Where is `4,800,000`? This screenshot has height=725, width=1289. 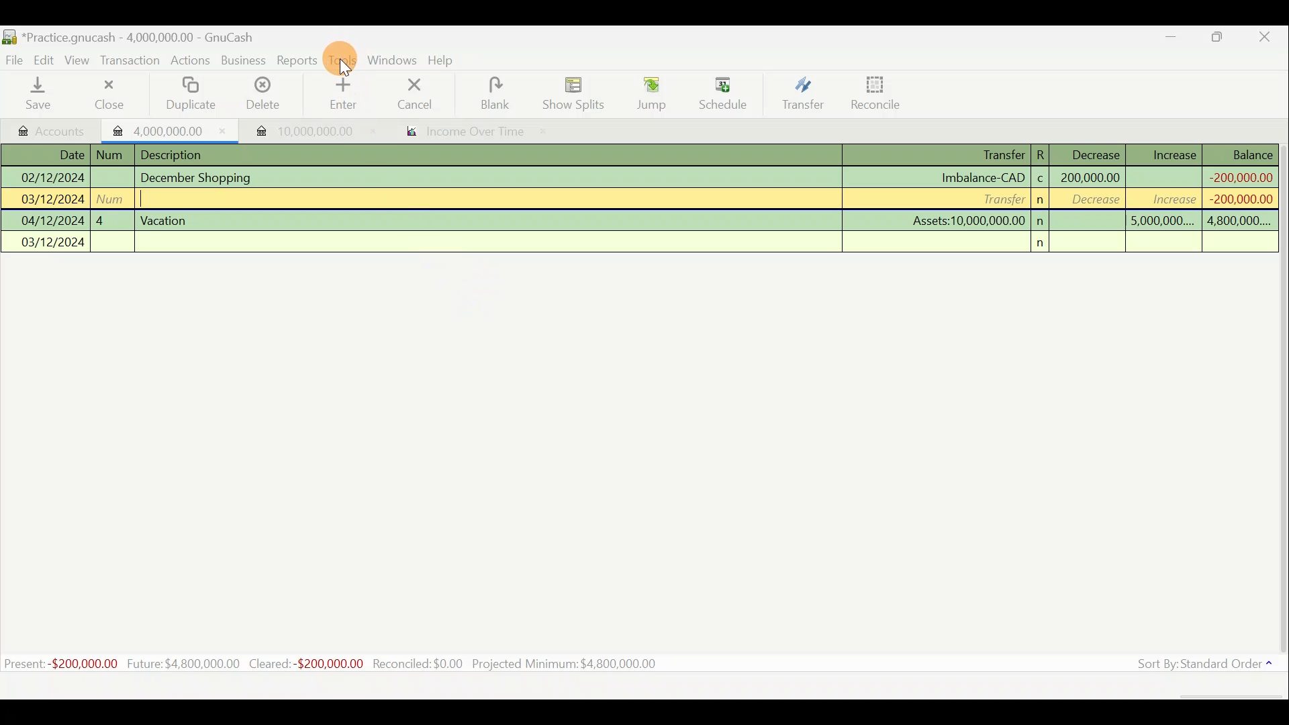
4,800,000 is located at coordinates (1237, 222).